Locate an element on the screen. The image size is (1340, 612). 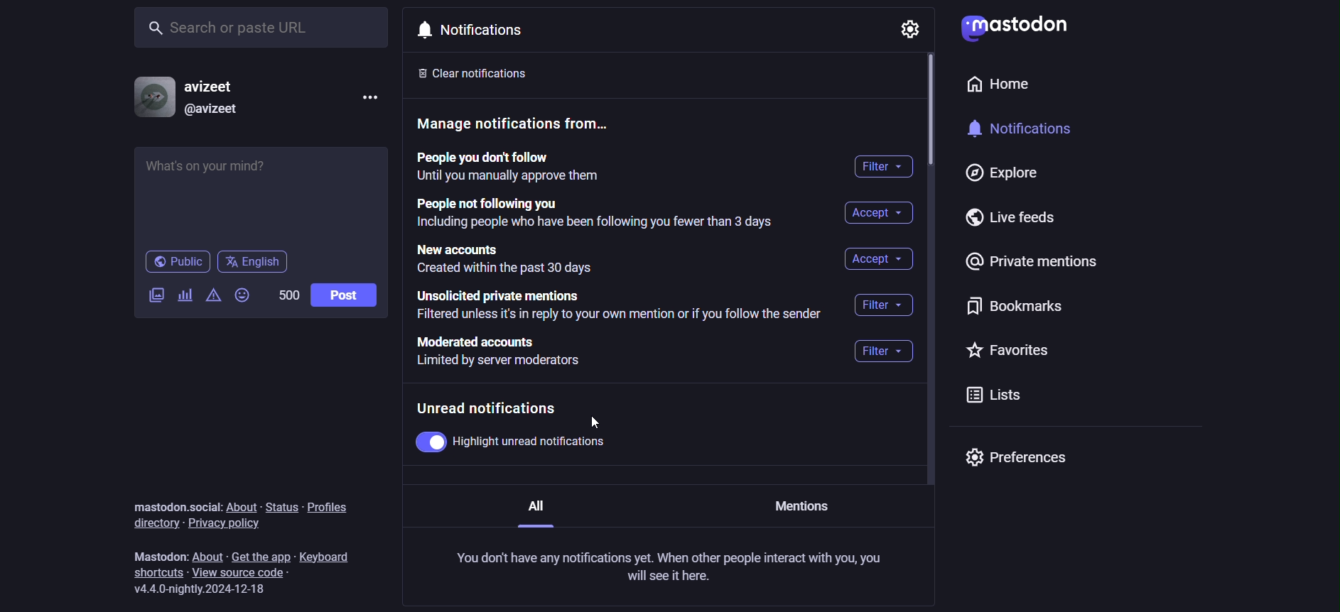
language is located at coordinates (254, 263).